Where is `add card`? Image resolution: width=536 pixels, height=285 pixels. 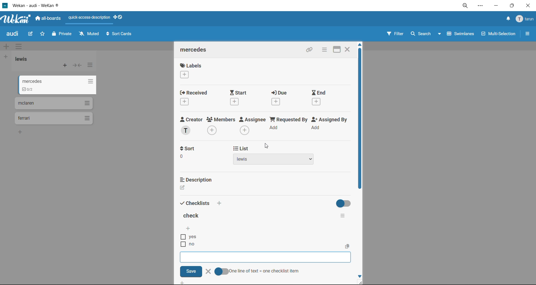
add card is located at coordinates (65, 67).